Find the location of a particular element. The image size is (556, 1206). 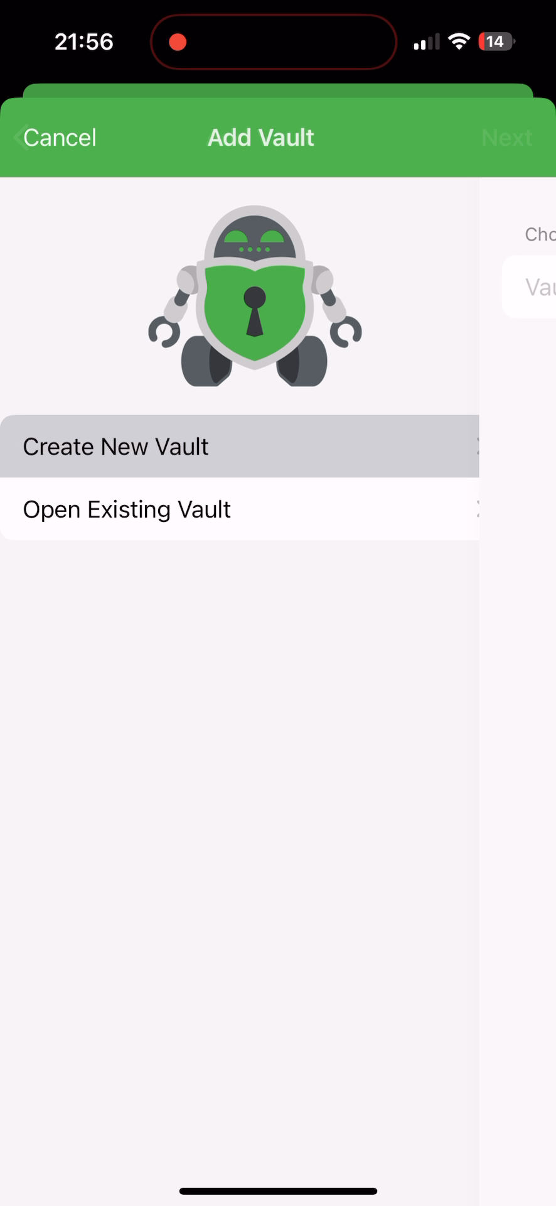

Open Existing Vault is located at coordinates (123, 445).